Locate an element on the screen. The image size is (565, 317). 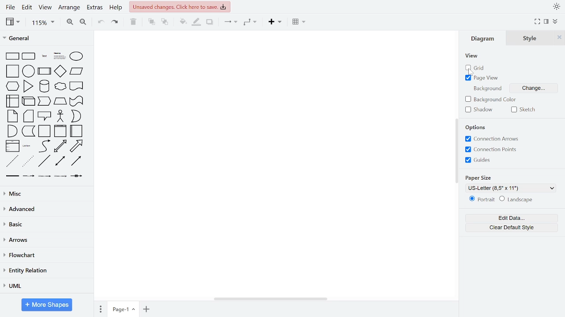
vertical container is located at coordinates (60, 131).